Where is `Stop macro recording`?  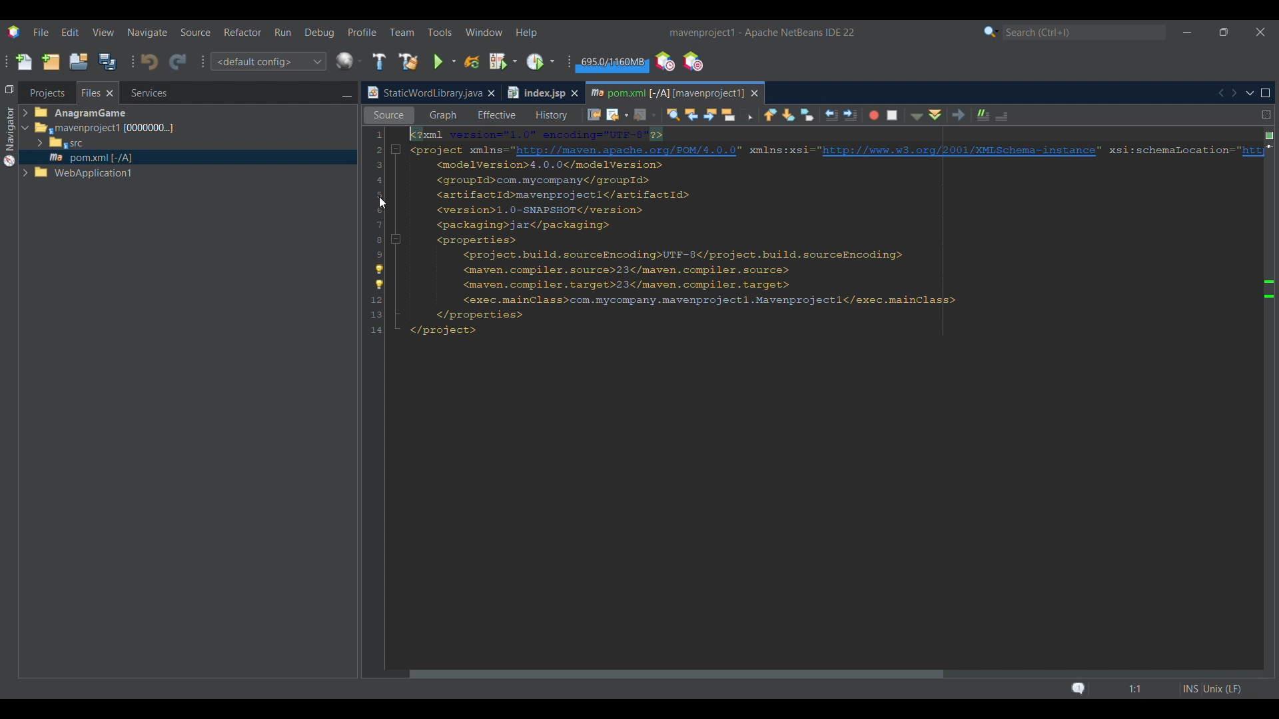 Stop macro recording is located at coordinates (895, 115).